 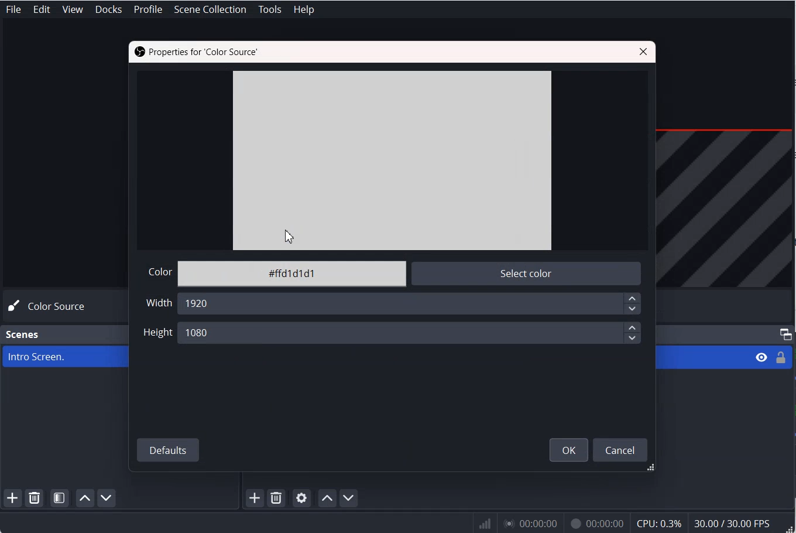 I want to click on Open Scene Filter, so click(x=60, y=498).